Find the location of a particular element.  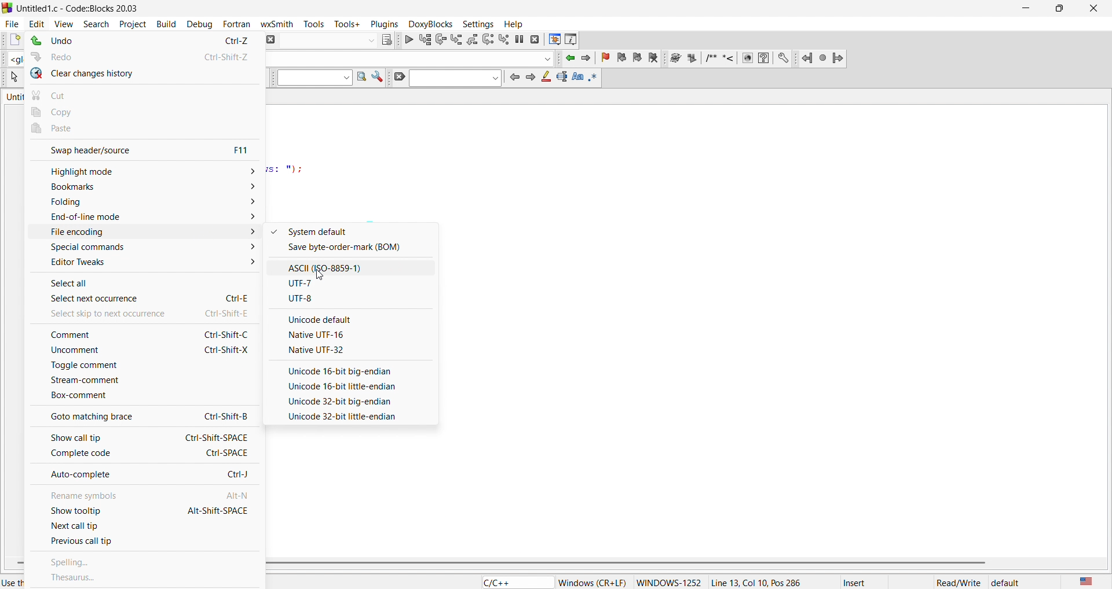

redo is located at coordinates (142, 57).